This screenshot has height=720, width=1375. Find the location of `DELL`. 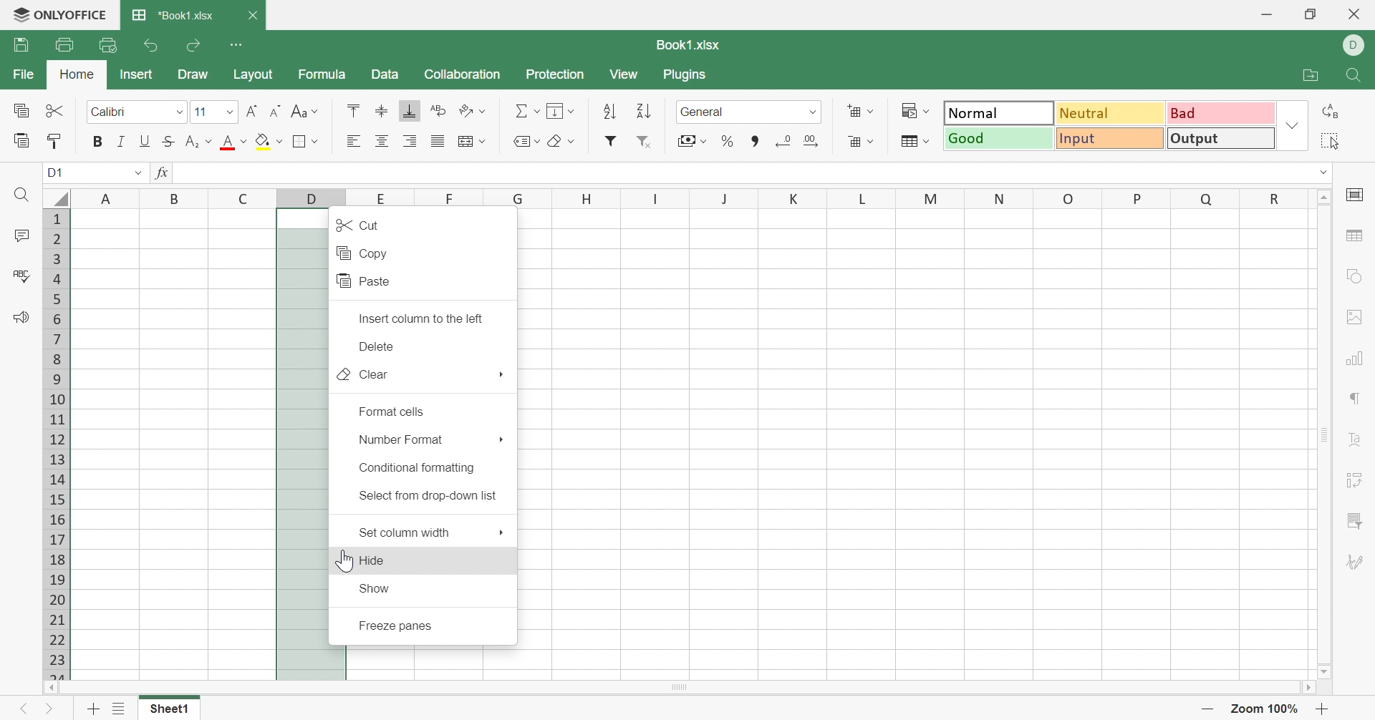

DELL is located at coordinates (1356, 45).